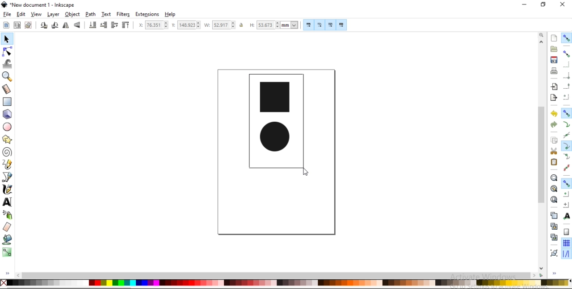 The image size is (572, 289). What do you see at coordinates (8, 139) in the screenshot?
I see `create stars and polygons` at bounding box center [8, 139].